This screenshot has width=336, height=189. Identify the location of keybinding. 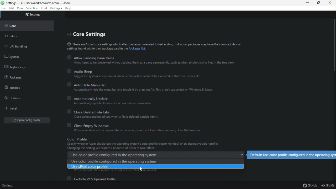
(17, 67).